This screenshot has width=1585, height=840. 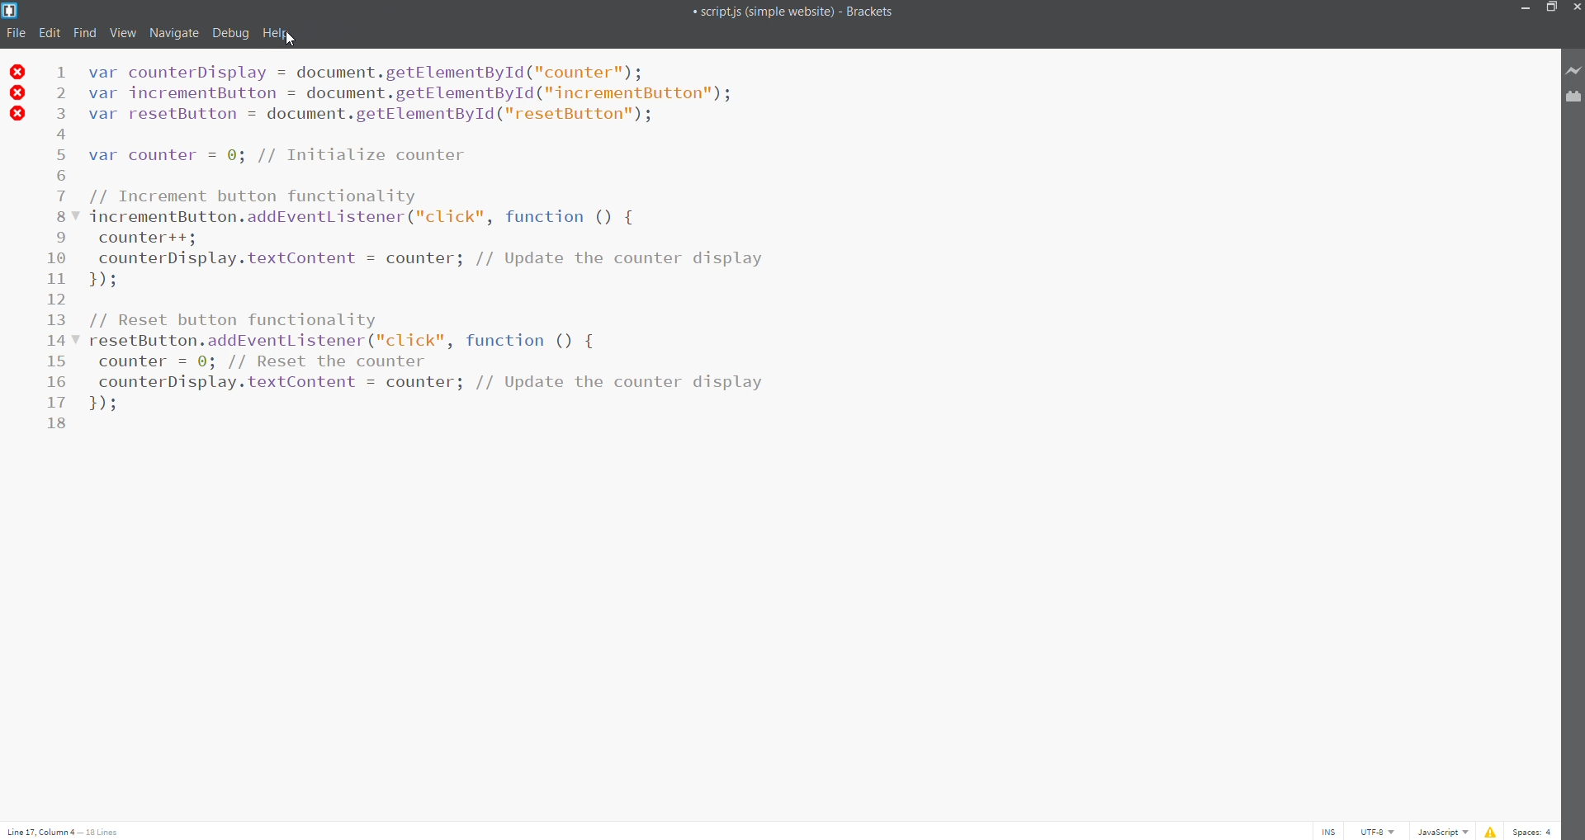 I want to click on find, so click(x=82, y=34).